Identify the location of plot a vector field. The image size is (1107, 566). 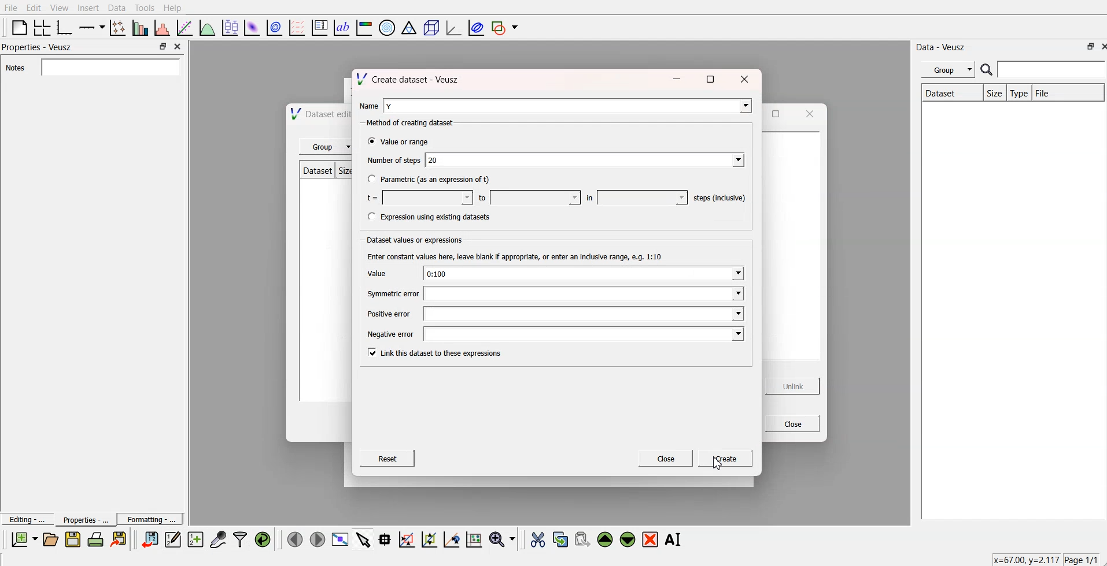
(298, 27).